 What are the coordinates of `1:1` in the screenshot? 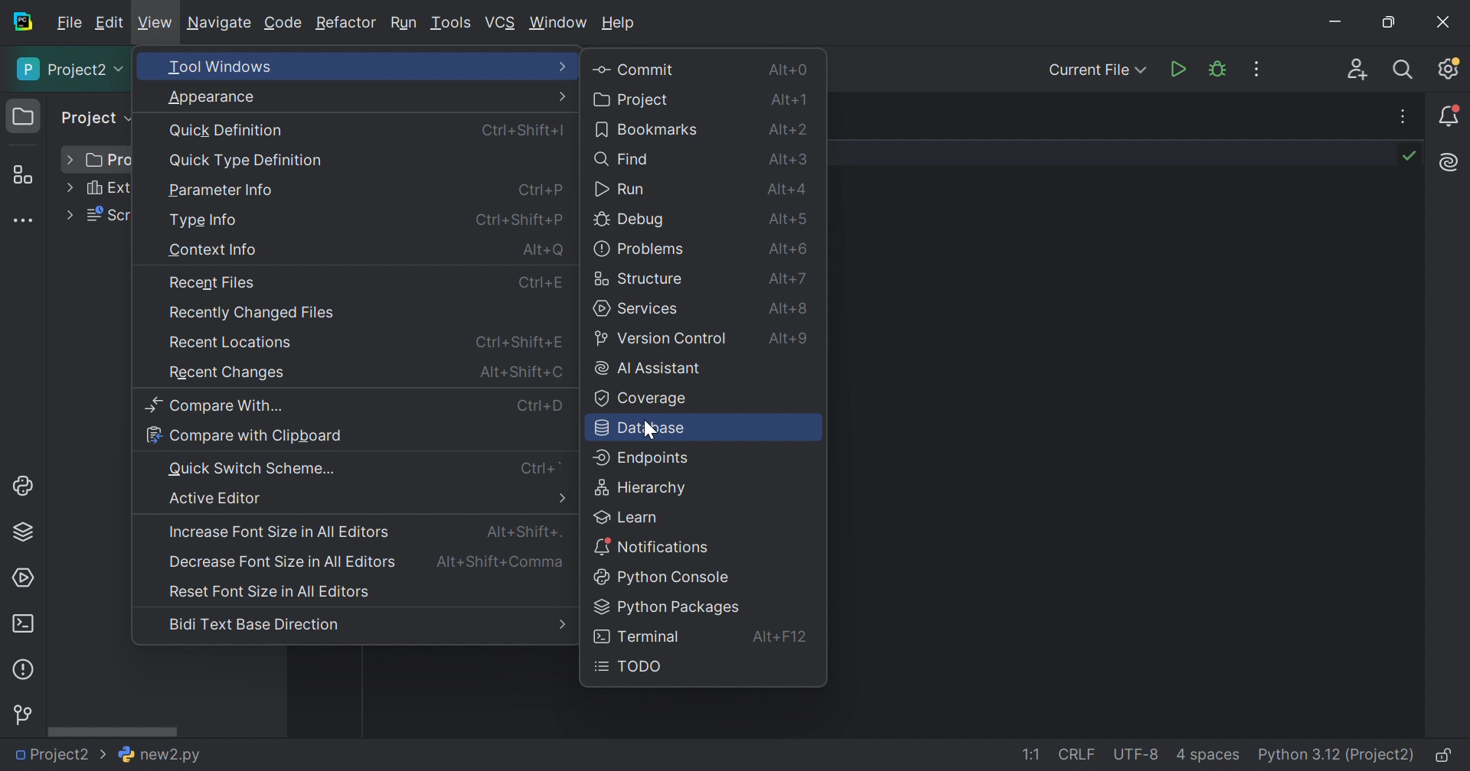 It's located at (1029, 754).